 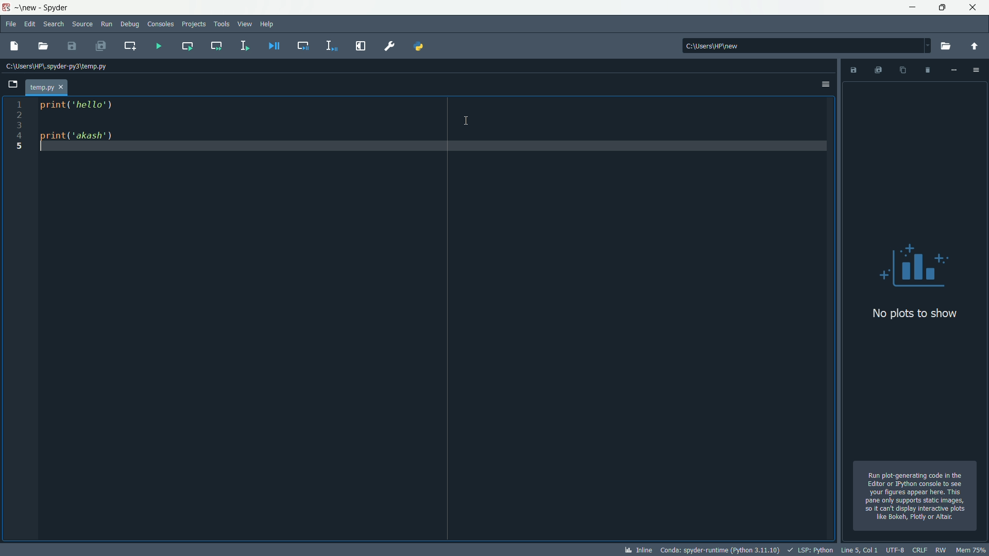 I want to click on app icon, so click(x=7, y=8).